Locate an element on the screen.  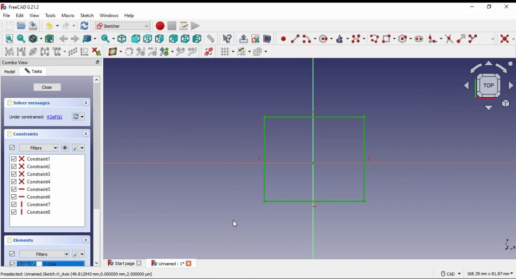
draw style is located at coordinates (36, 39).